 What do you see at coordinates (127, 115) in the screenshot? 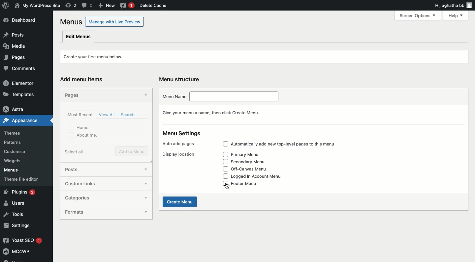
I see `Search` at bounding box center [127, 115].